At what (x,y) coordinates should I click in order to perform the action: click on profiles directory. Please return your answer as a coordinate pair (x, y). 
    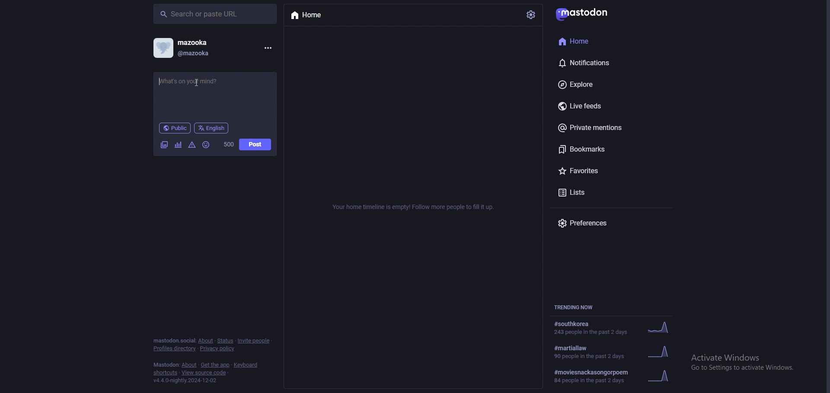
    Looking at the image, I should click on (175, 349).